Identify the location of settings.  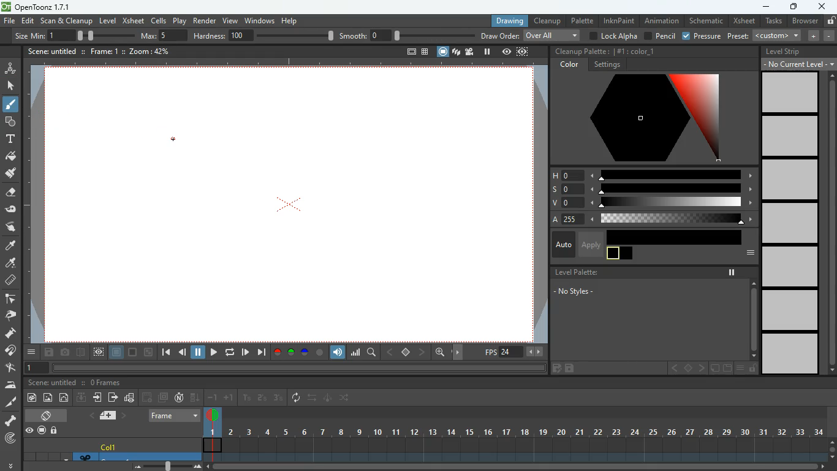
(607, 65).